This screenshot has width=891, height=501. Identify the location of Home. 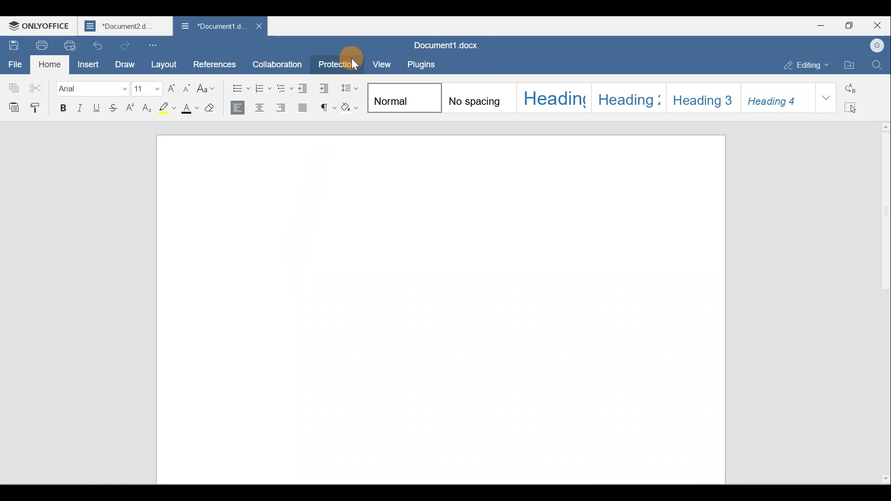
(49, 64).